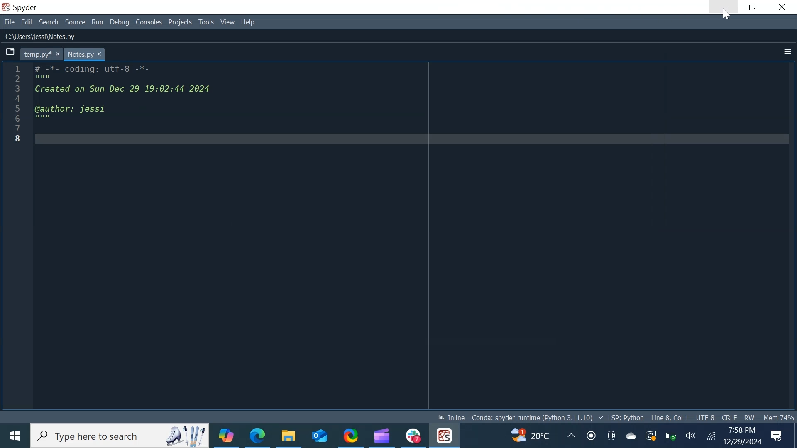 This screenshot has height=448, width=797. What do you see at coordinates (150, 23) in the screenshot?
I see `Consoles` at bounding box center [150, 23].